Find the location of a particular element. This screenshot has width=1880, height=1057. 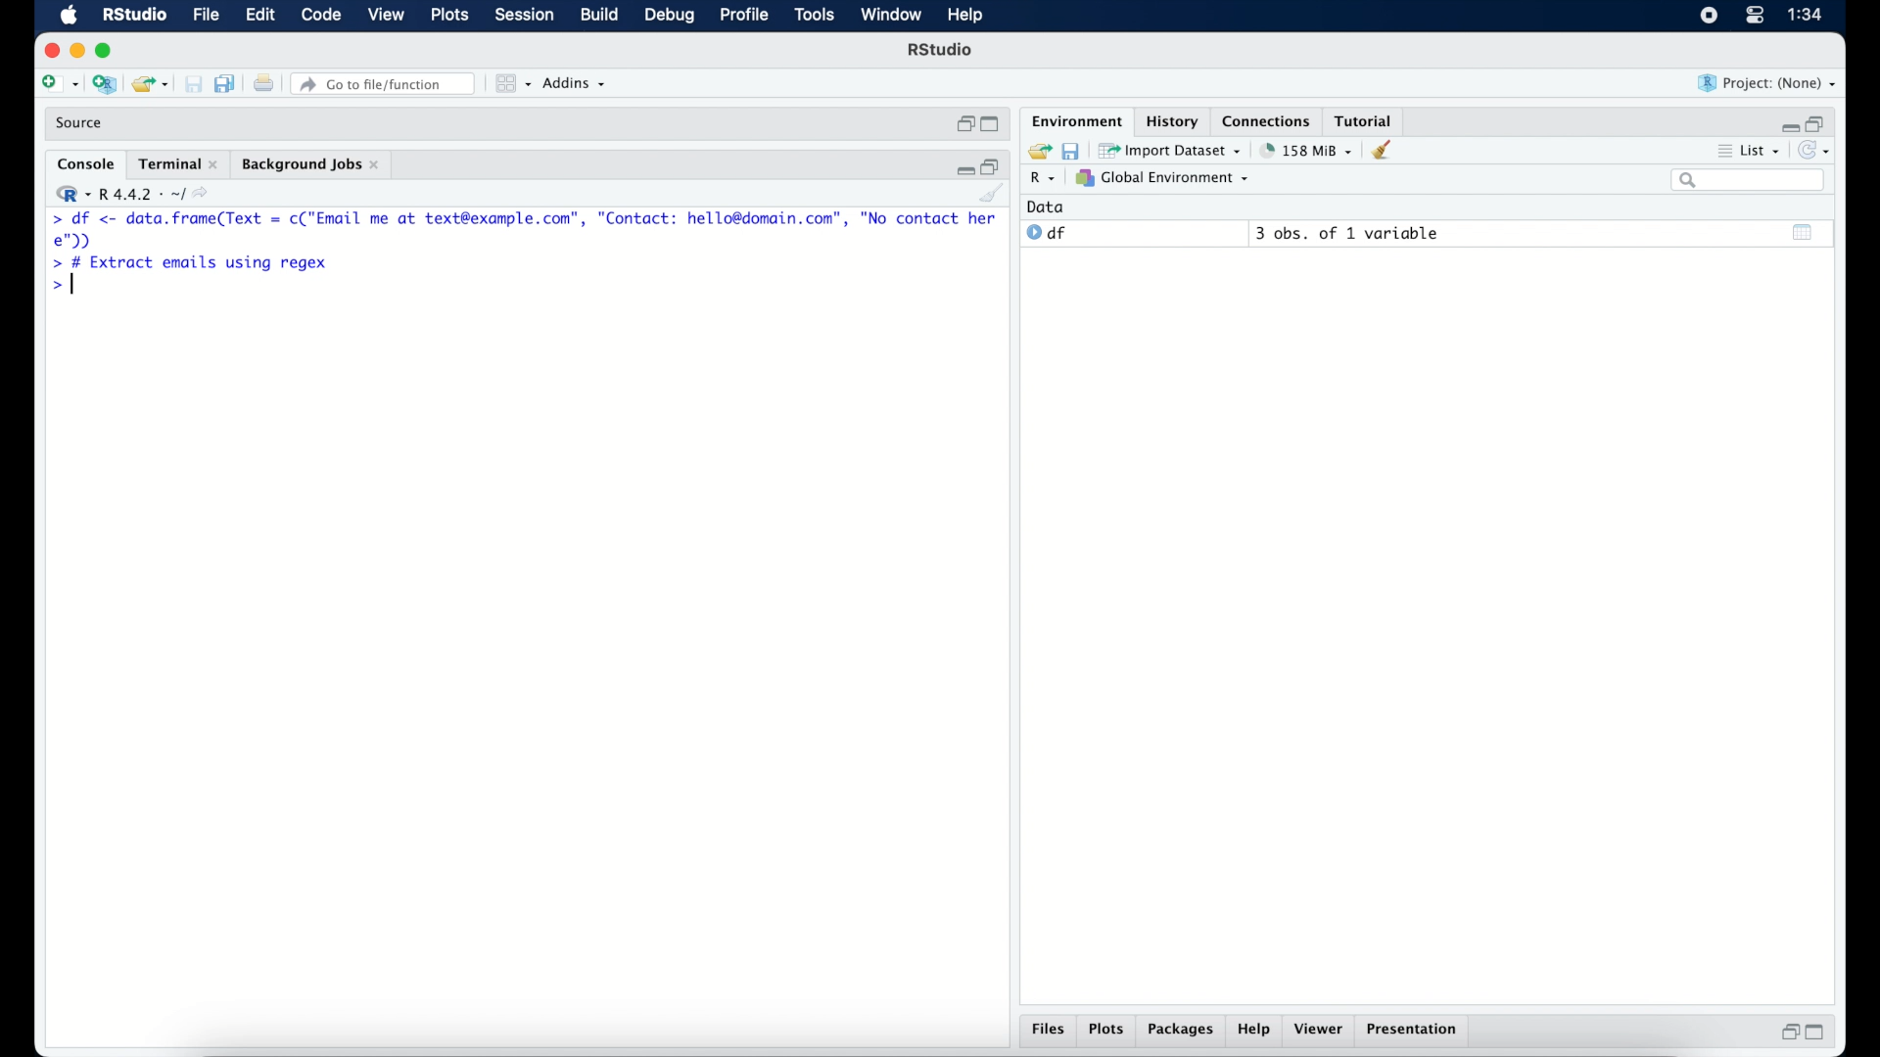

window is located at coordinates (892, 17).